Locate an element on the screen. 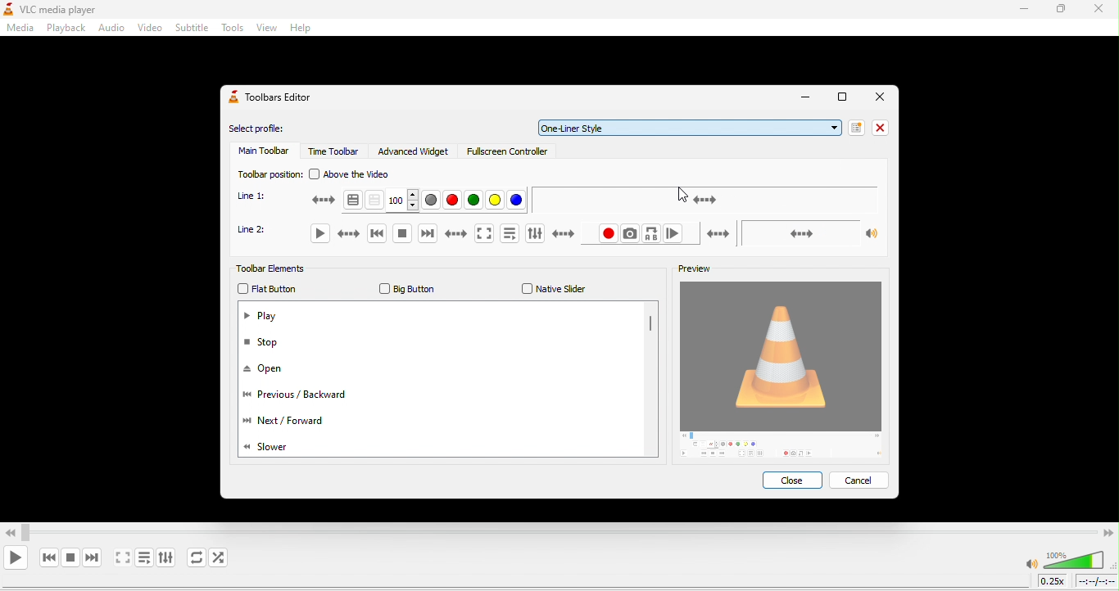 This screenshot has height=591, width=1119. toggle video in  full screen is located at coordinates (120, 559).